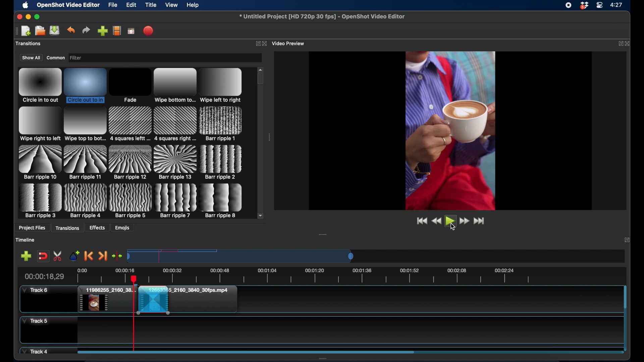 The width and height of the screenshot is (644, 362). Describe the element at coordinates (265, 44) in the screenshot. I see `close` at that location.